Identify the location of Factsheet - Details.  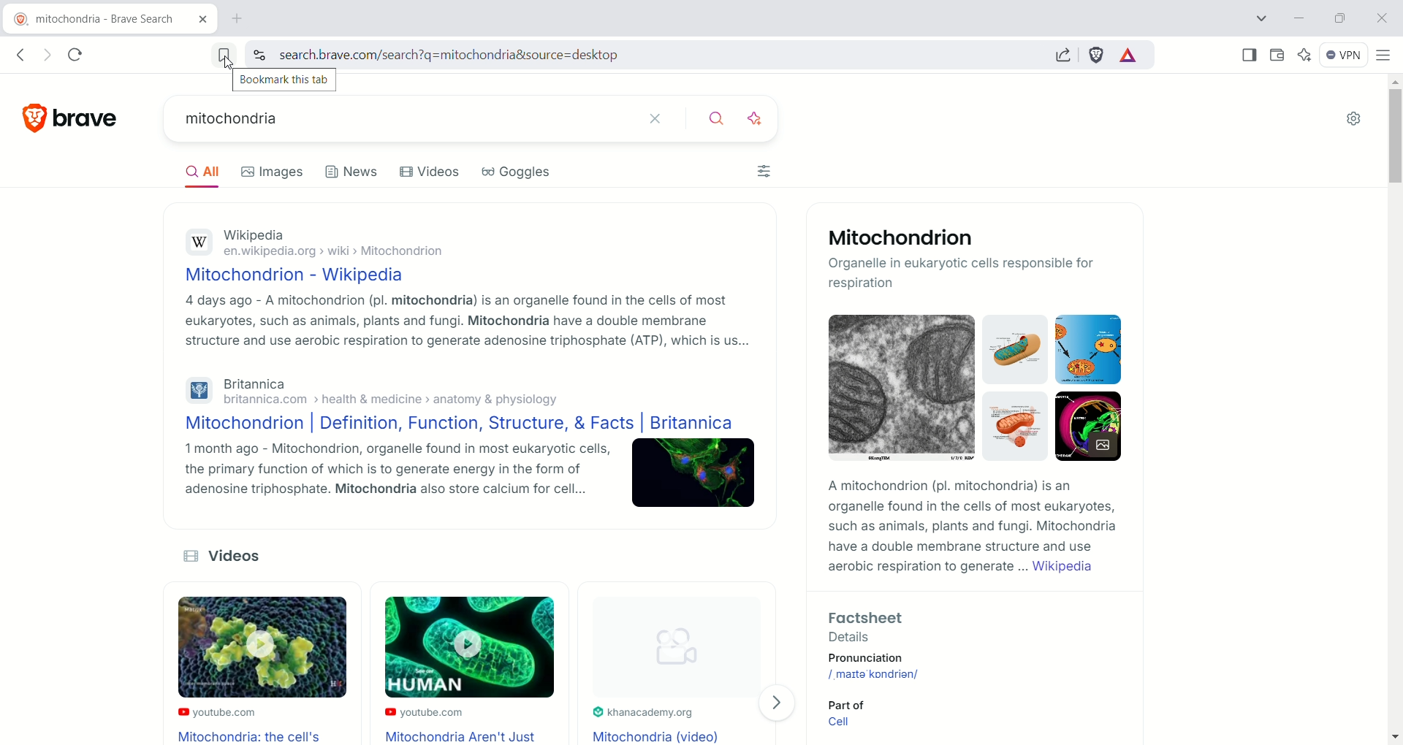
(962, 624).